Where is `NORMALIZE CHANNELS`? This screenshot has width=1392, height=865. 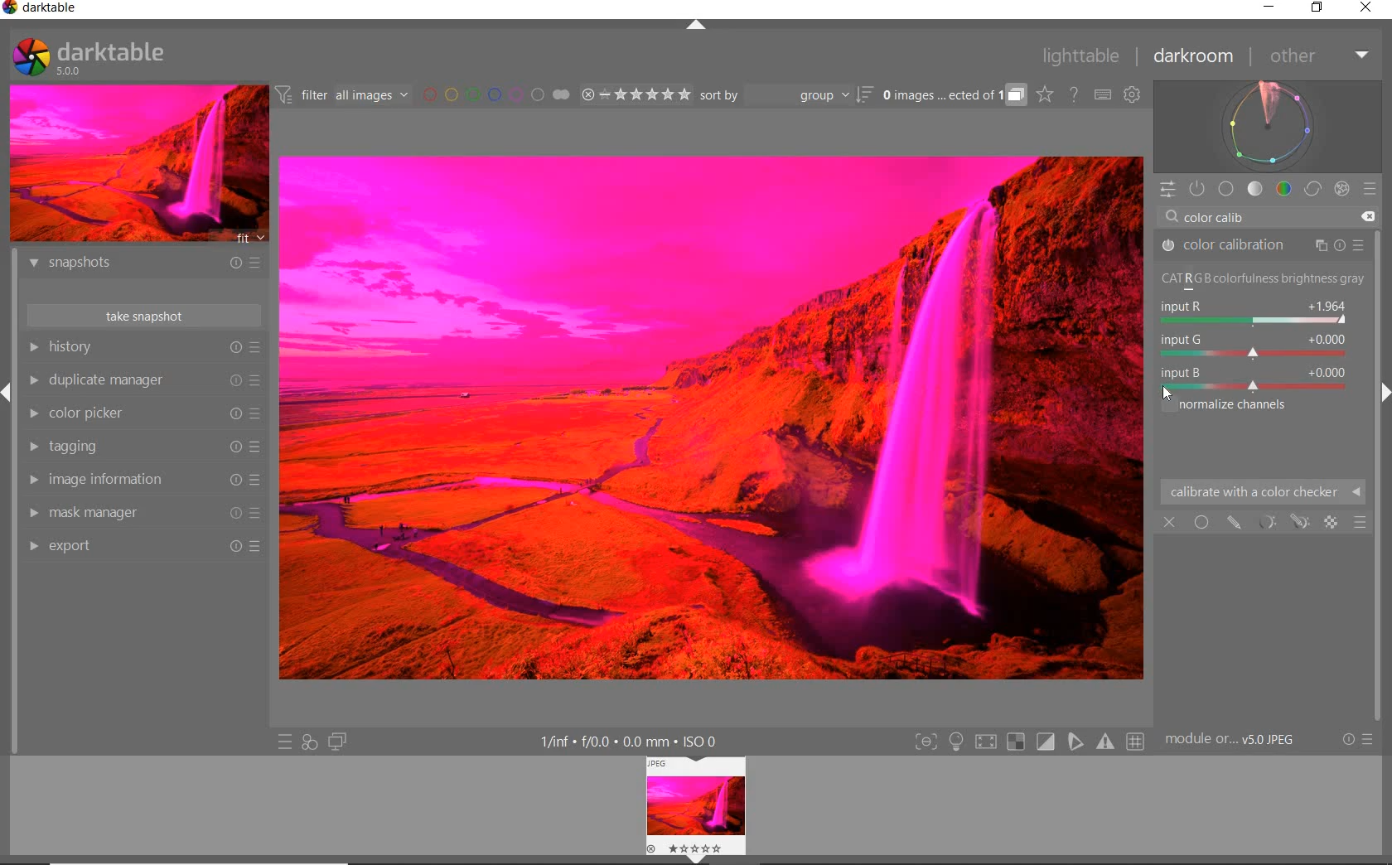
NORMALIZE CHANNELS is located at coordinates (1245, 406).